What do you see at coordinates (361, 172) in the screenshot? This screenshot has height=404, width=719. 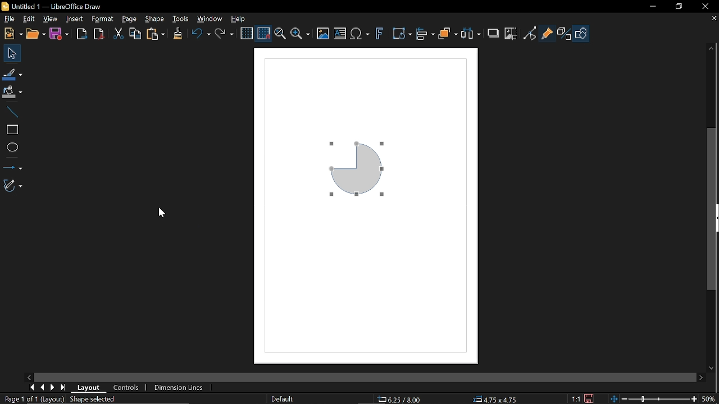 I see `Quarter Circle (Object flipped Horizontally)` at bounding box center [361, 172].